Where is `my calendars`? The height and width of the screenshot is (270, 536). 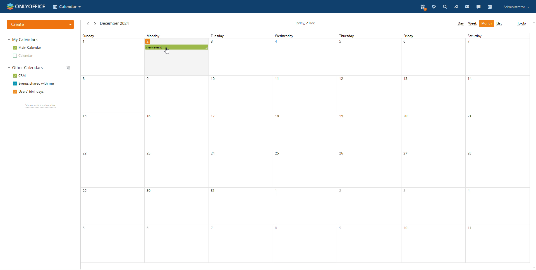
my calendars is located at coordinates (24, 40).